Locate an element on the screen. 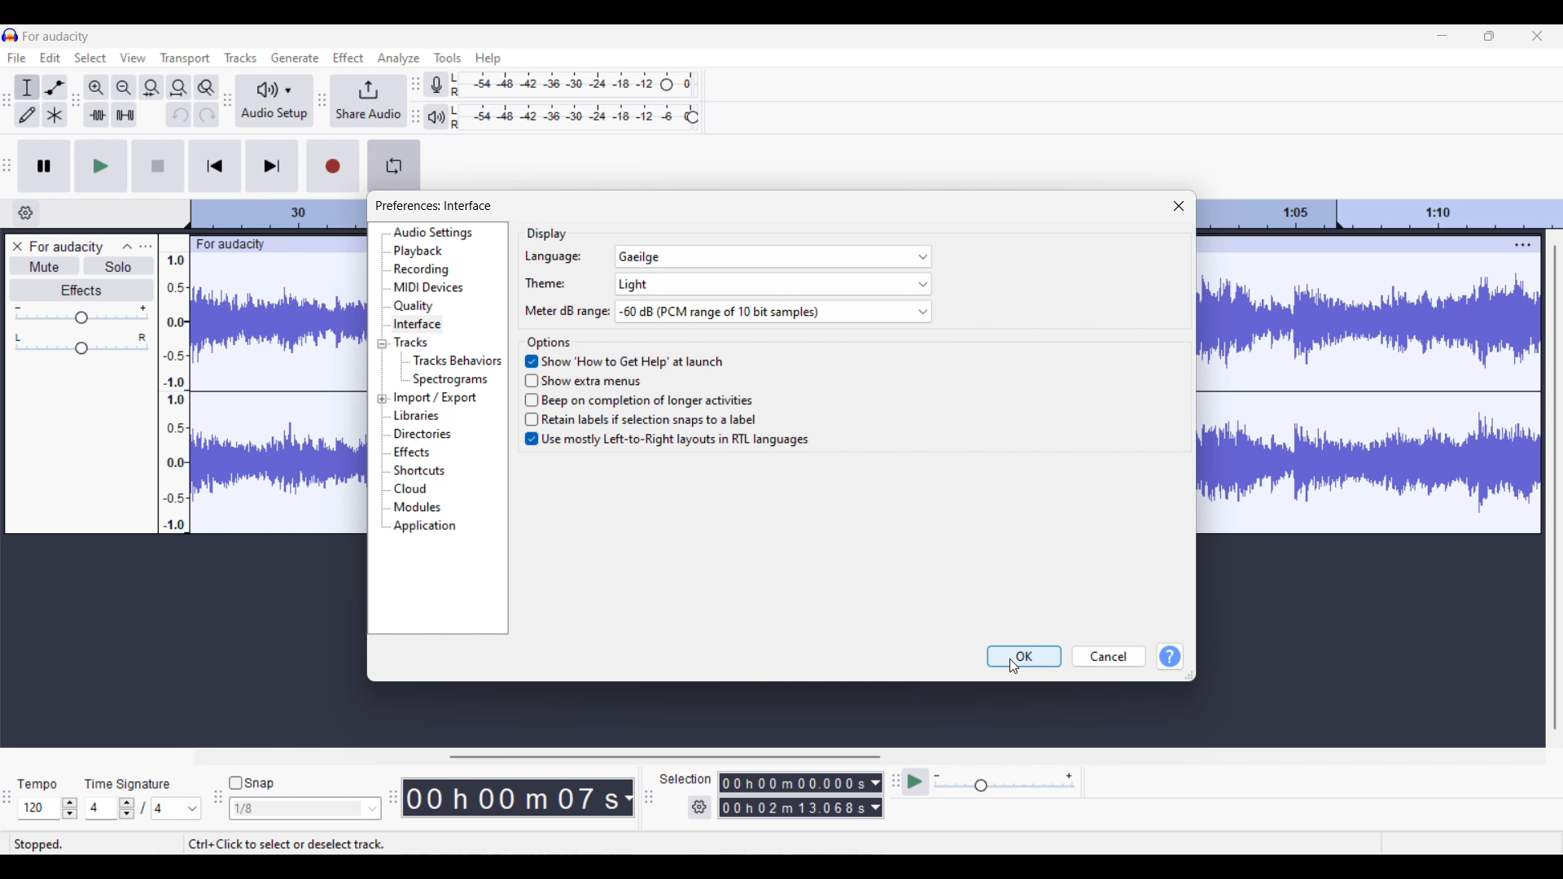  Close track is located at coordinates (17, 246).